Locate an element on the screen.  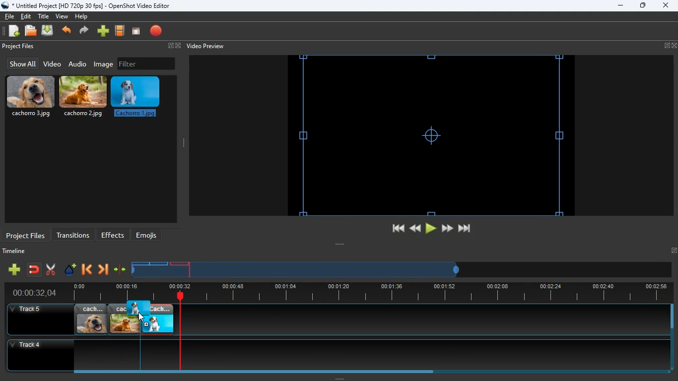
back is located at coordinates (86, 270).